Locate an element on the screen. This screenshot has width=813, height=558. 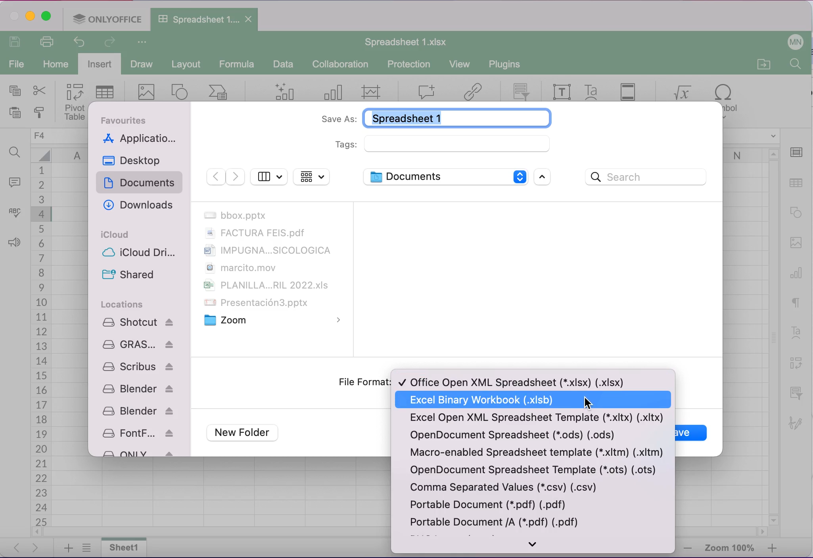
favourites is located at coordinates (128, 120).